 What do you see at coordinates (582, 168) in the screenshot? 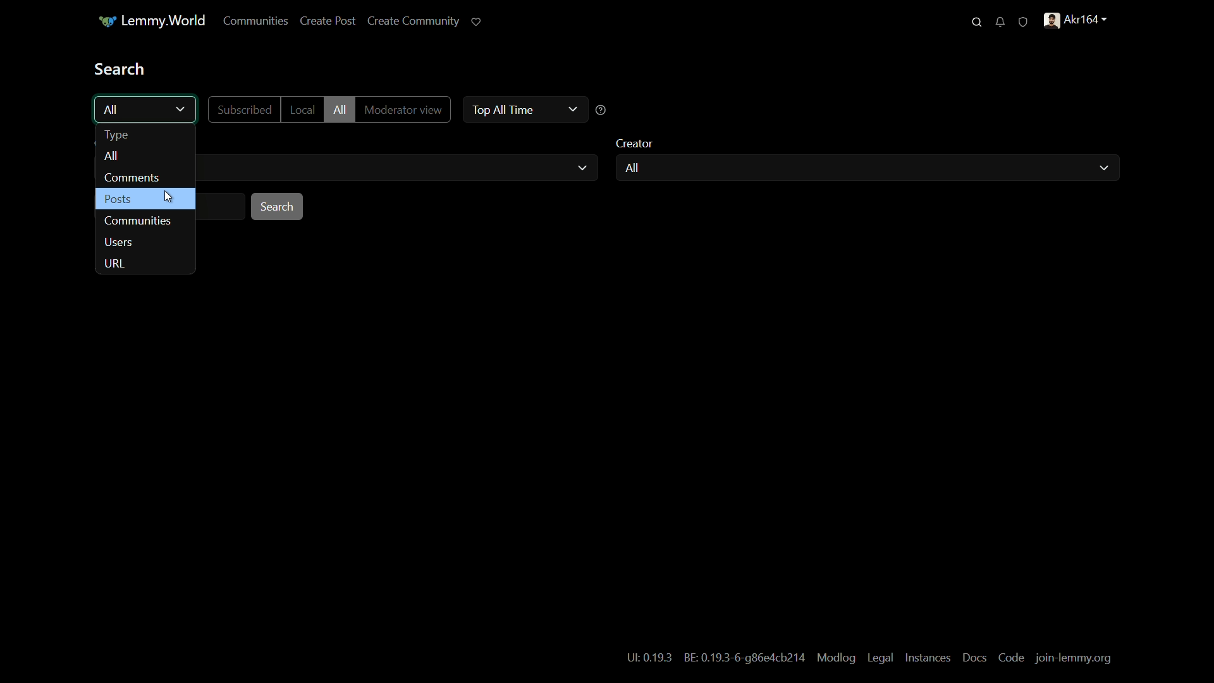
I see `dropdown` at bounding box center [582, 168].